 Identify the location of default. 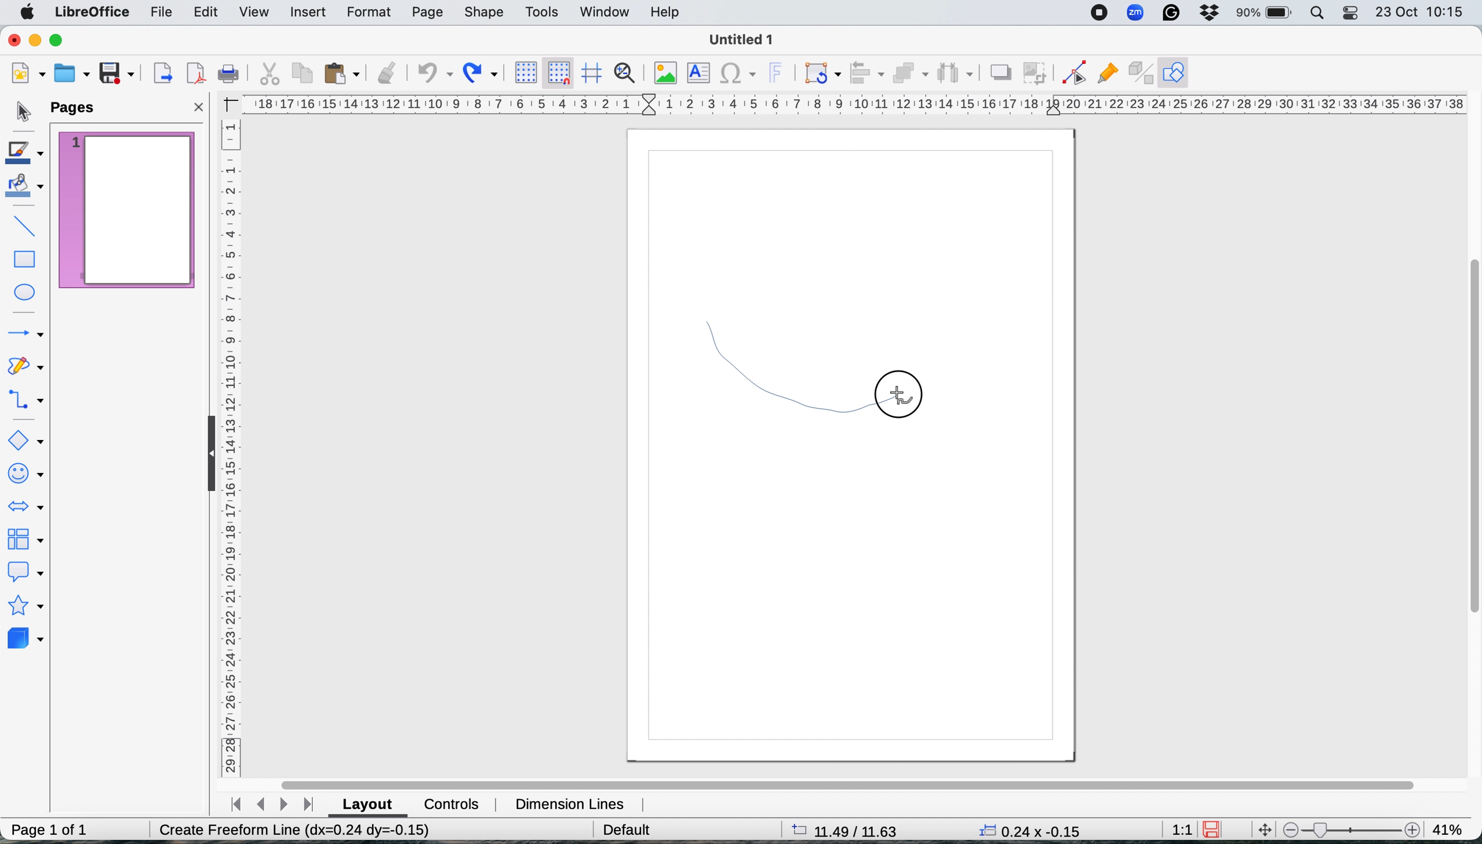
(627, 828).